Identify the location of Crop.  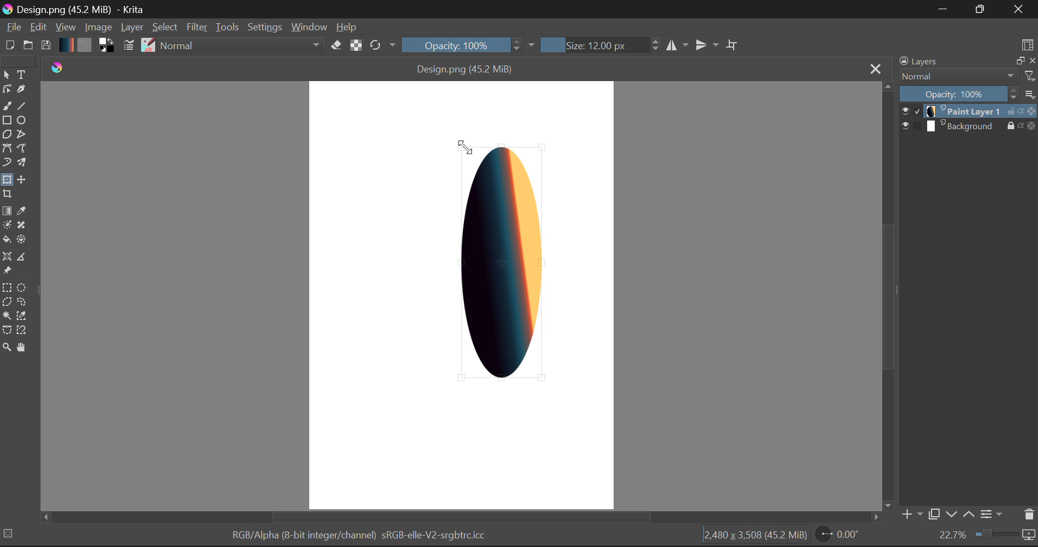
(7, 196).